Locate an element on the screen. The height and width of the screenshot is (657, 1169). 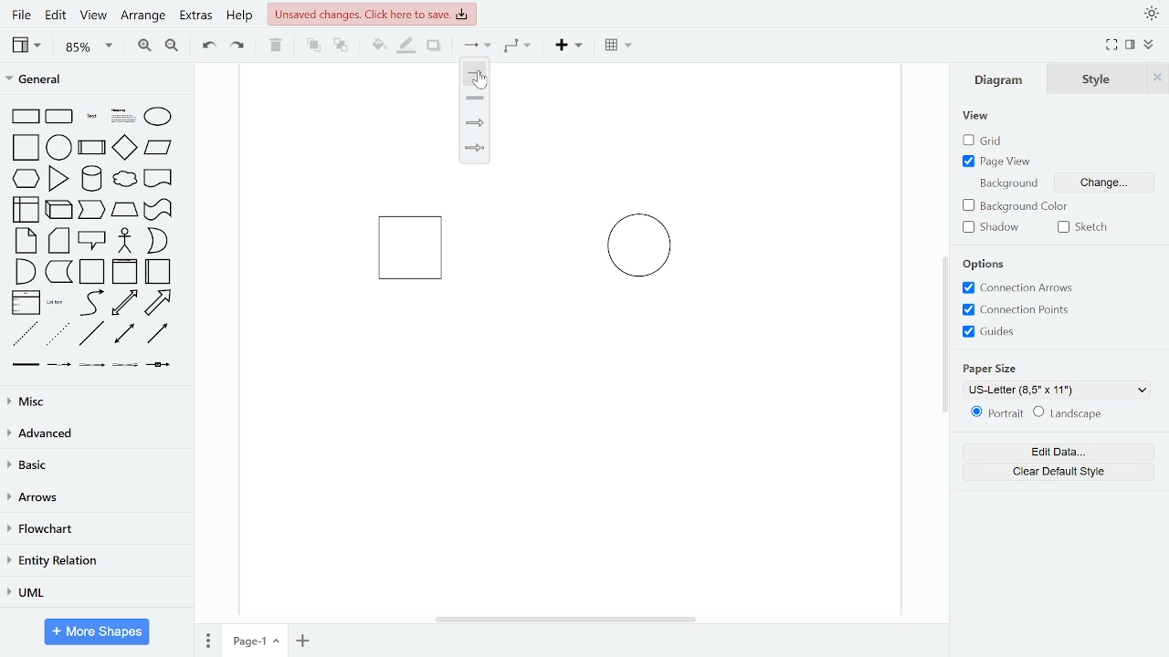
document is located at coordinates (159, 177).